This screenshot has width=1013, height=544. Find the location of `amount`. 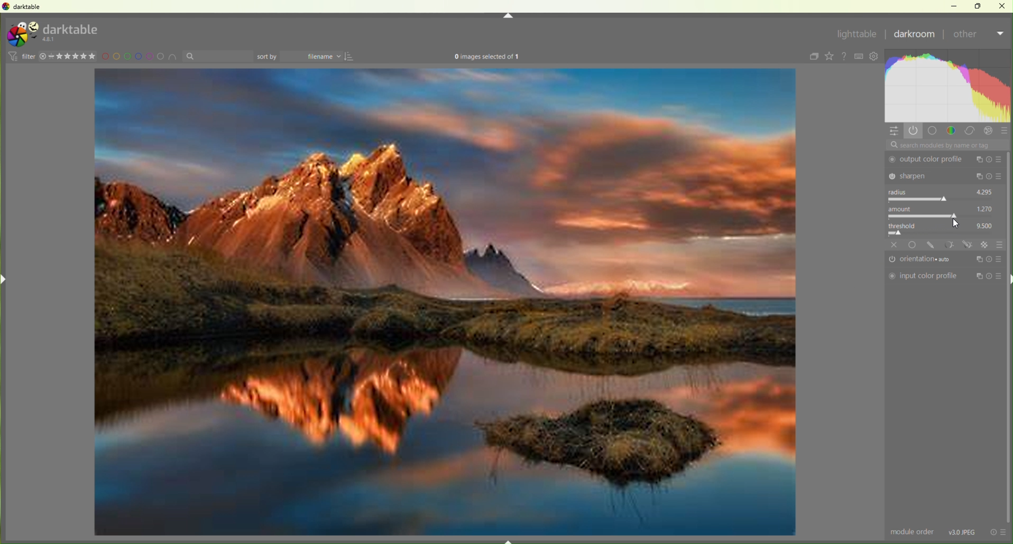

amount is located at coordinates (903, 209).